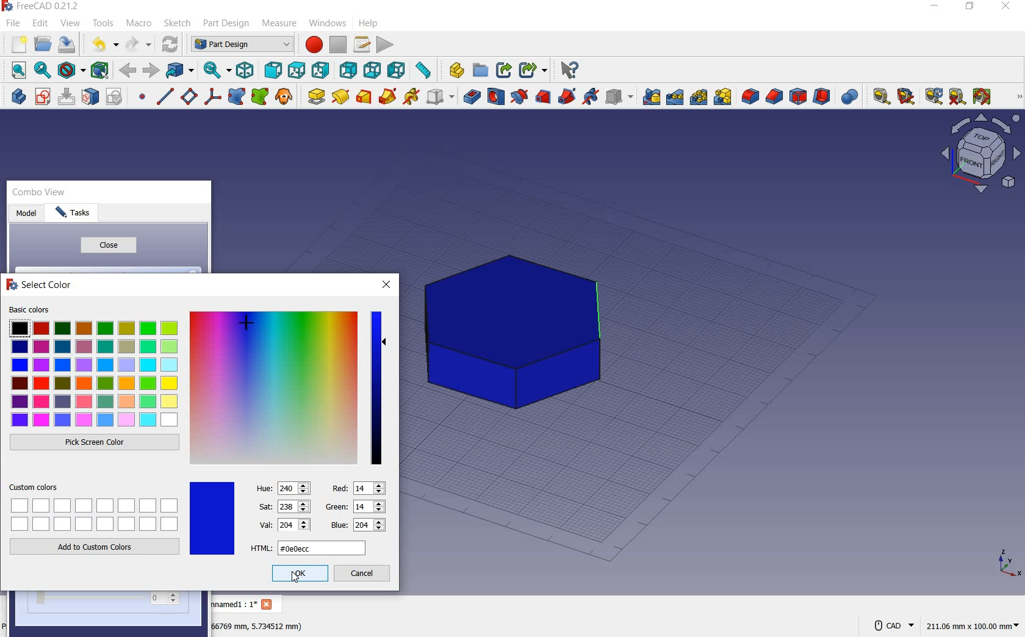 The height and width of the screenshot is (637, 1025). I want to click on measure linear, so click(879, 98).